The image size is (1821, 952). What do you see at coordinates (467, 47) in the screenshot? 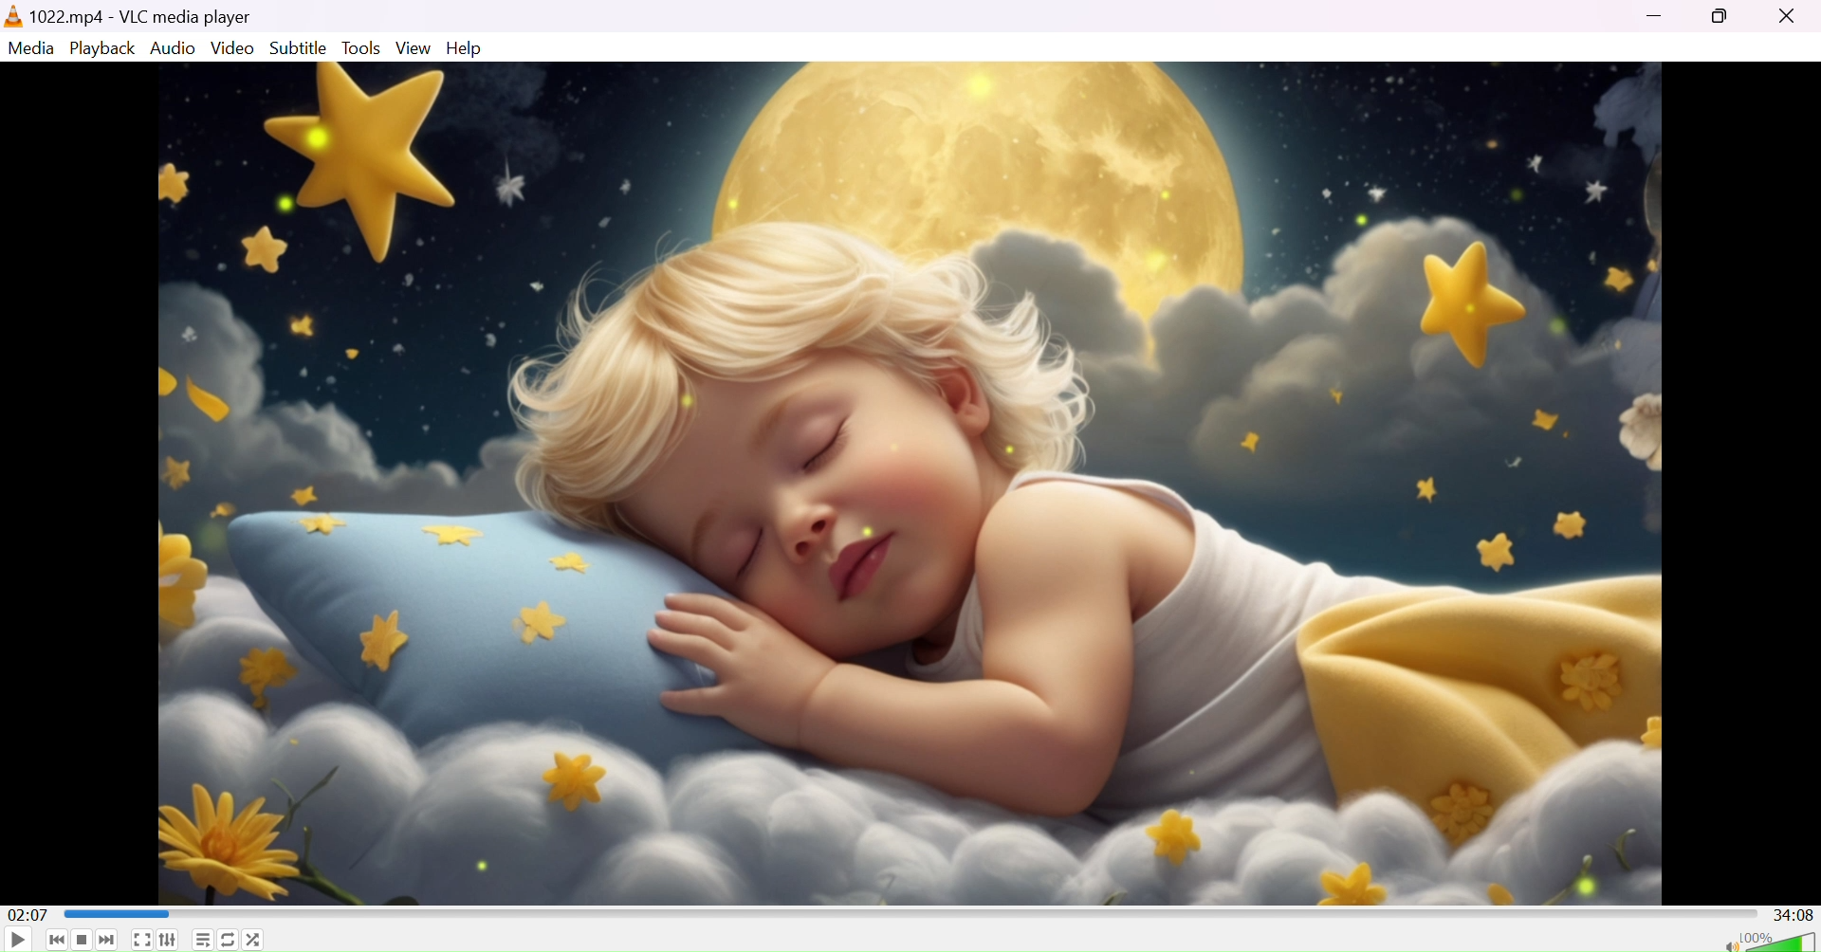
I see `Help` at bounding box center [467, 47].